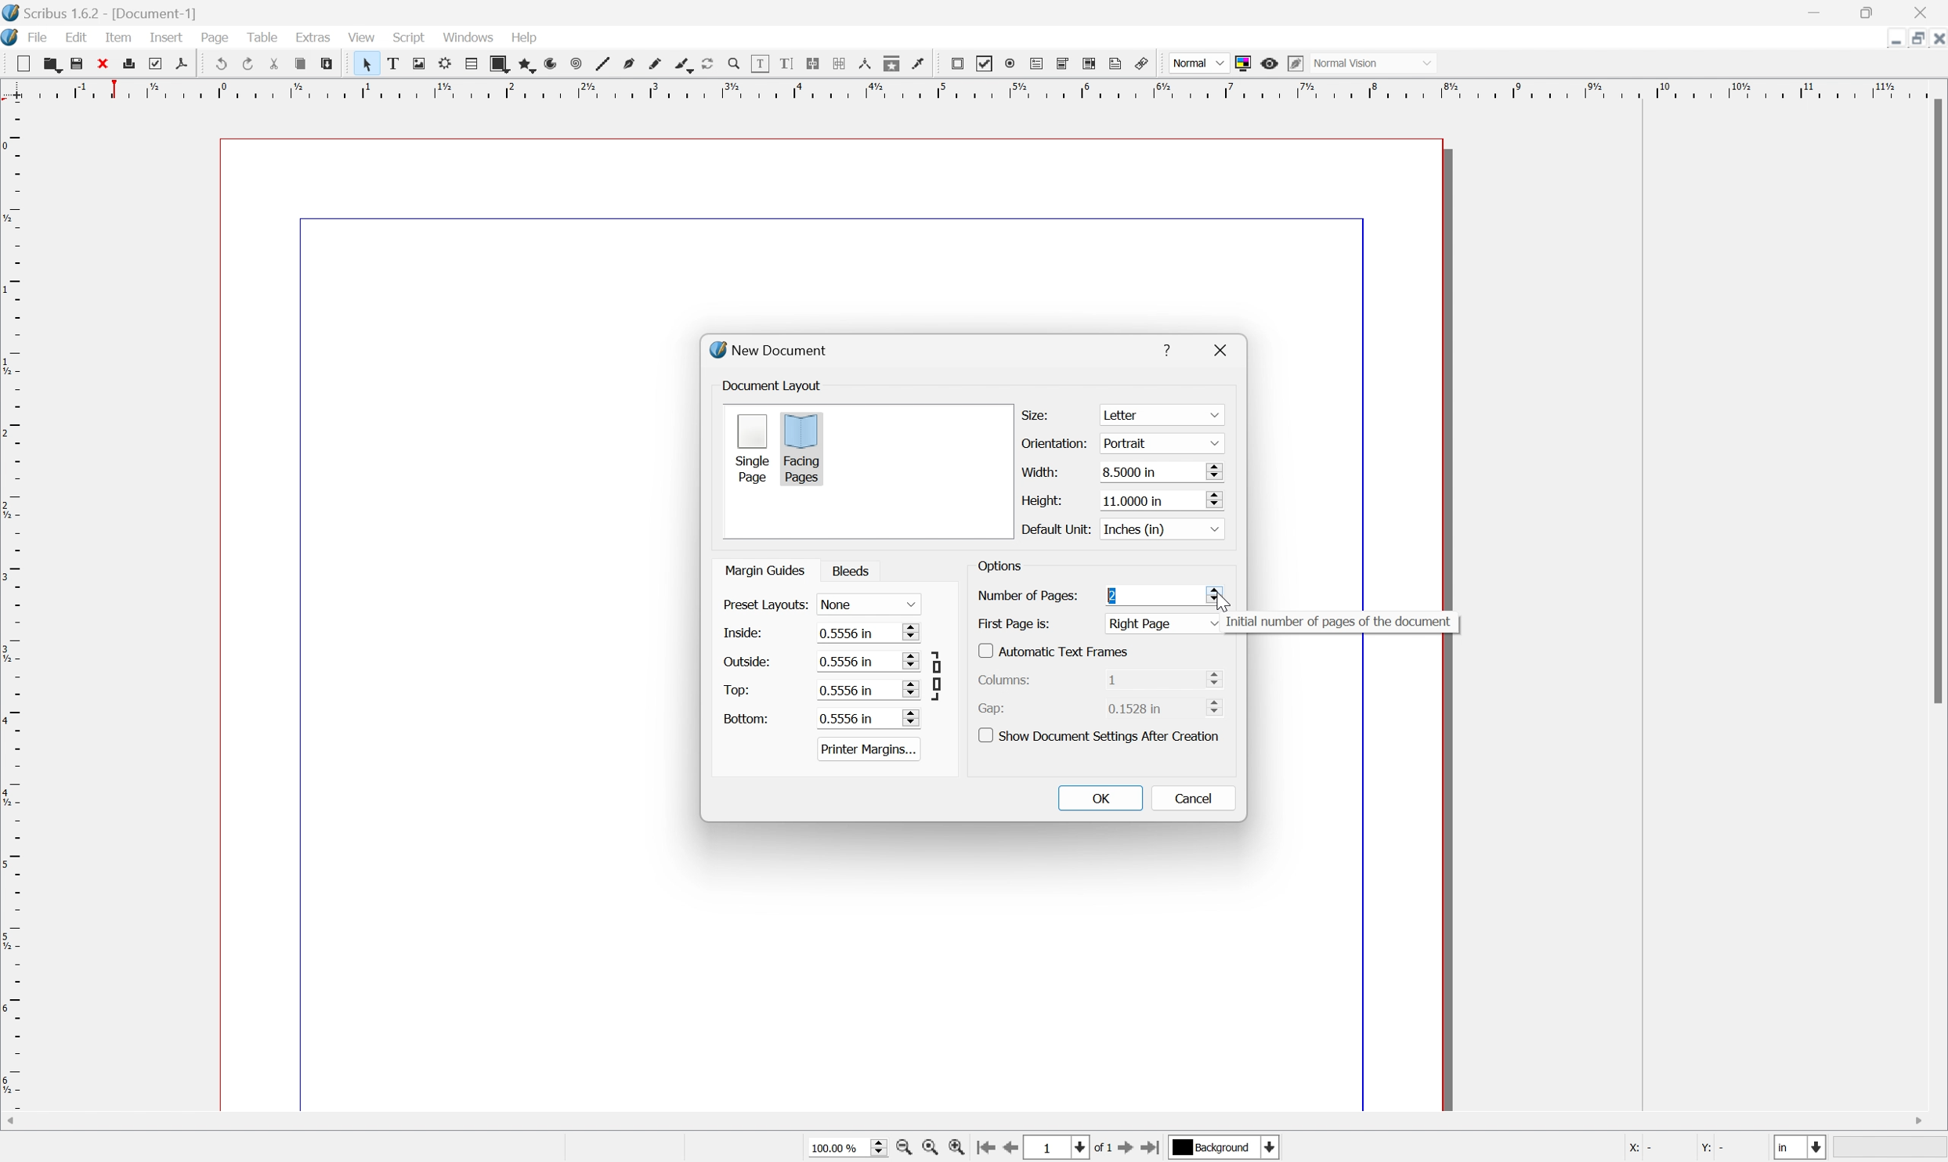  I want to click on size, so click(1039, 413).